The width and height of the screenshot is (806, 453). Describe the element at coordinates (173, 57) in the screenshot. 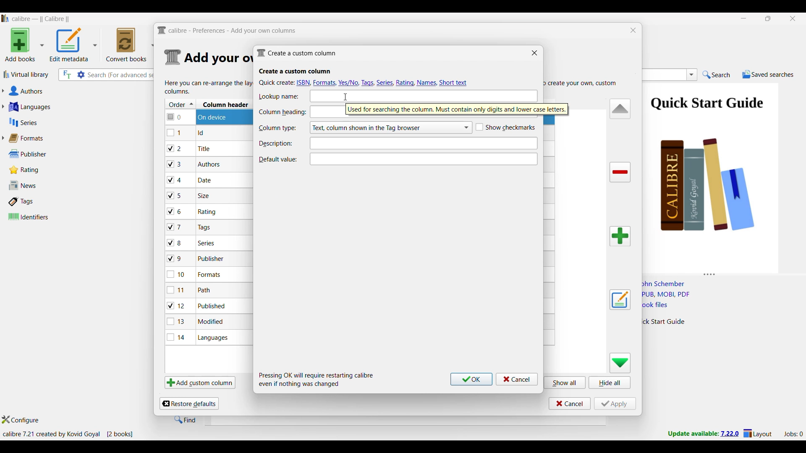

I see `Logo of current settings` at that location.